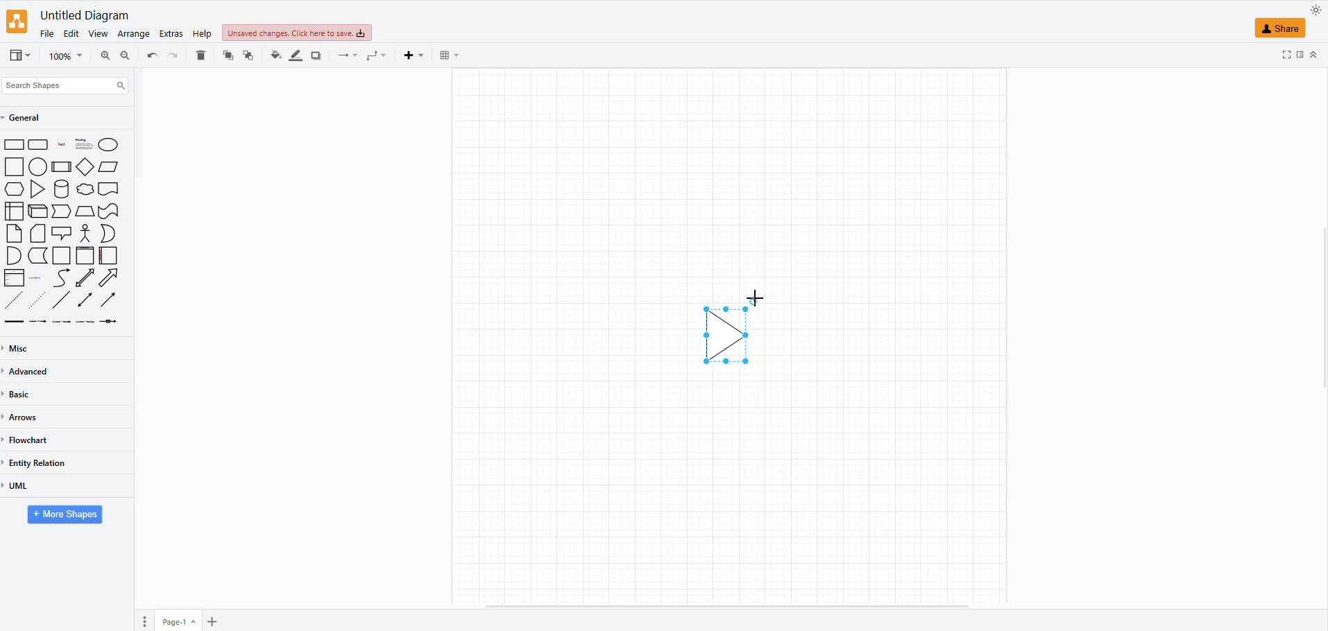  I want to click on Labelled Arrow, so click(85, 322).